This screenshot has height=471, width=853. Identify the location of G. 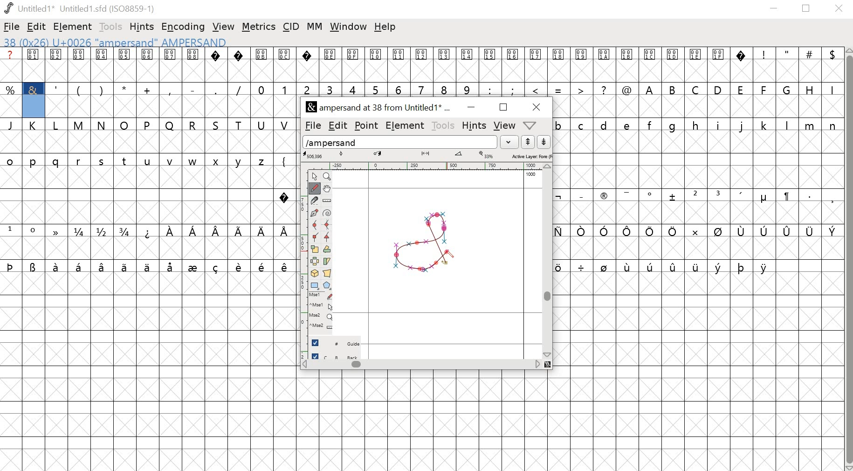
(788, 89).